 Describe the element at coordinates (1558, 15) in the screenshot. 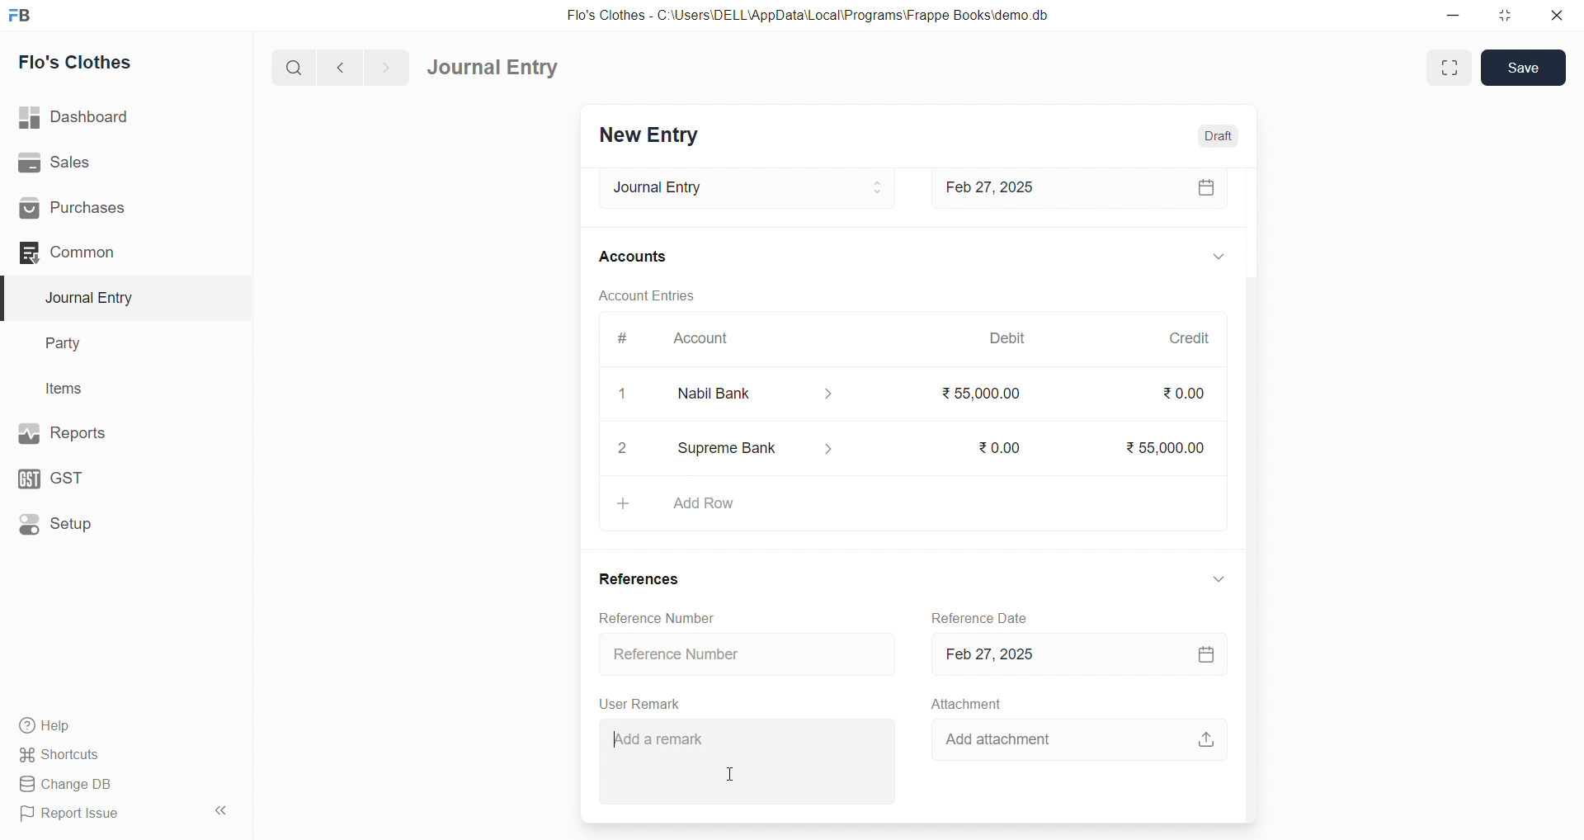

I see `close` at that location.